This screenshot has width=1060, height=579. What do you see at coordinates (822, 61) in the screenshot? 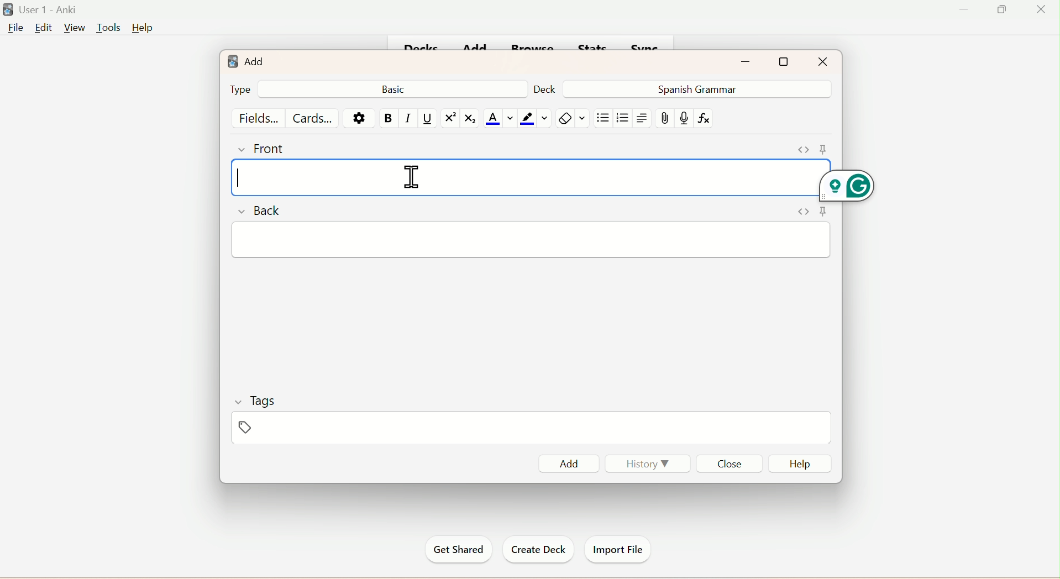
I see `Close` at bounding box center [822, 61].